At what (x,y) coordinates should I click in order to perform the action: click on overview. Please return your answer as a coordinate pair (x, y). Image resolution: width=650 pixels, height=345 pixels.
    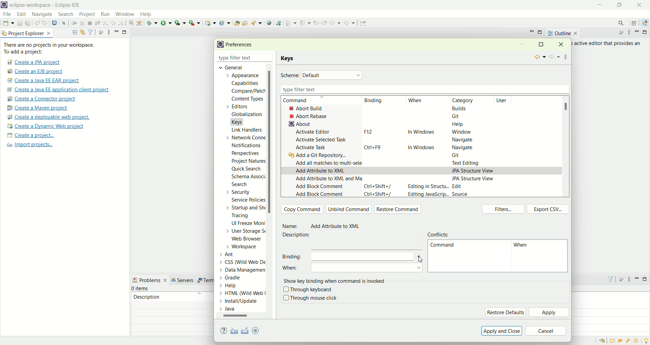
    Looking at the image, I should click on (614, 341).